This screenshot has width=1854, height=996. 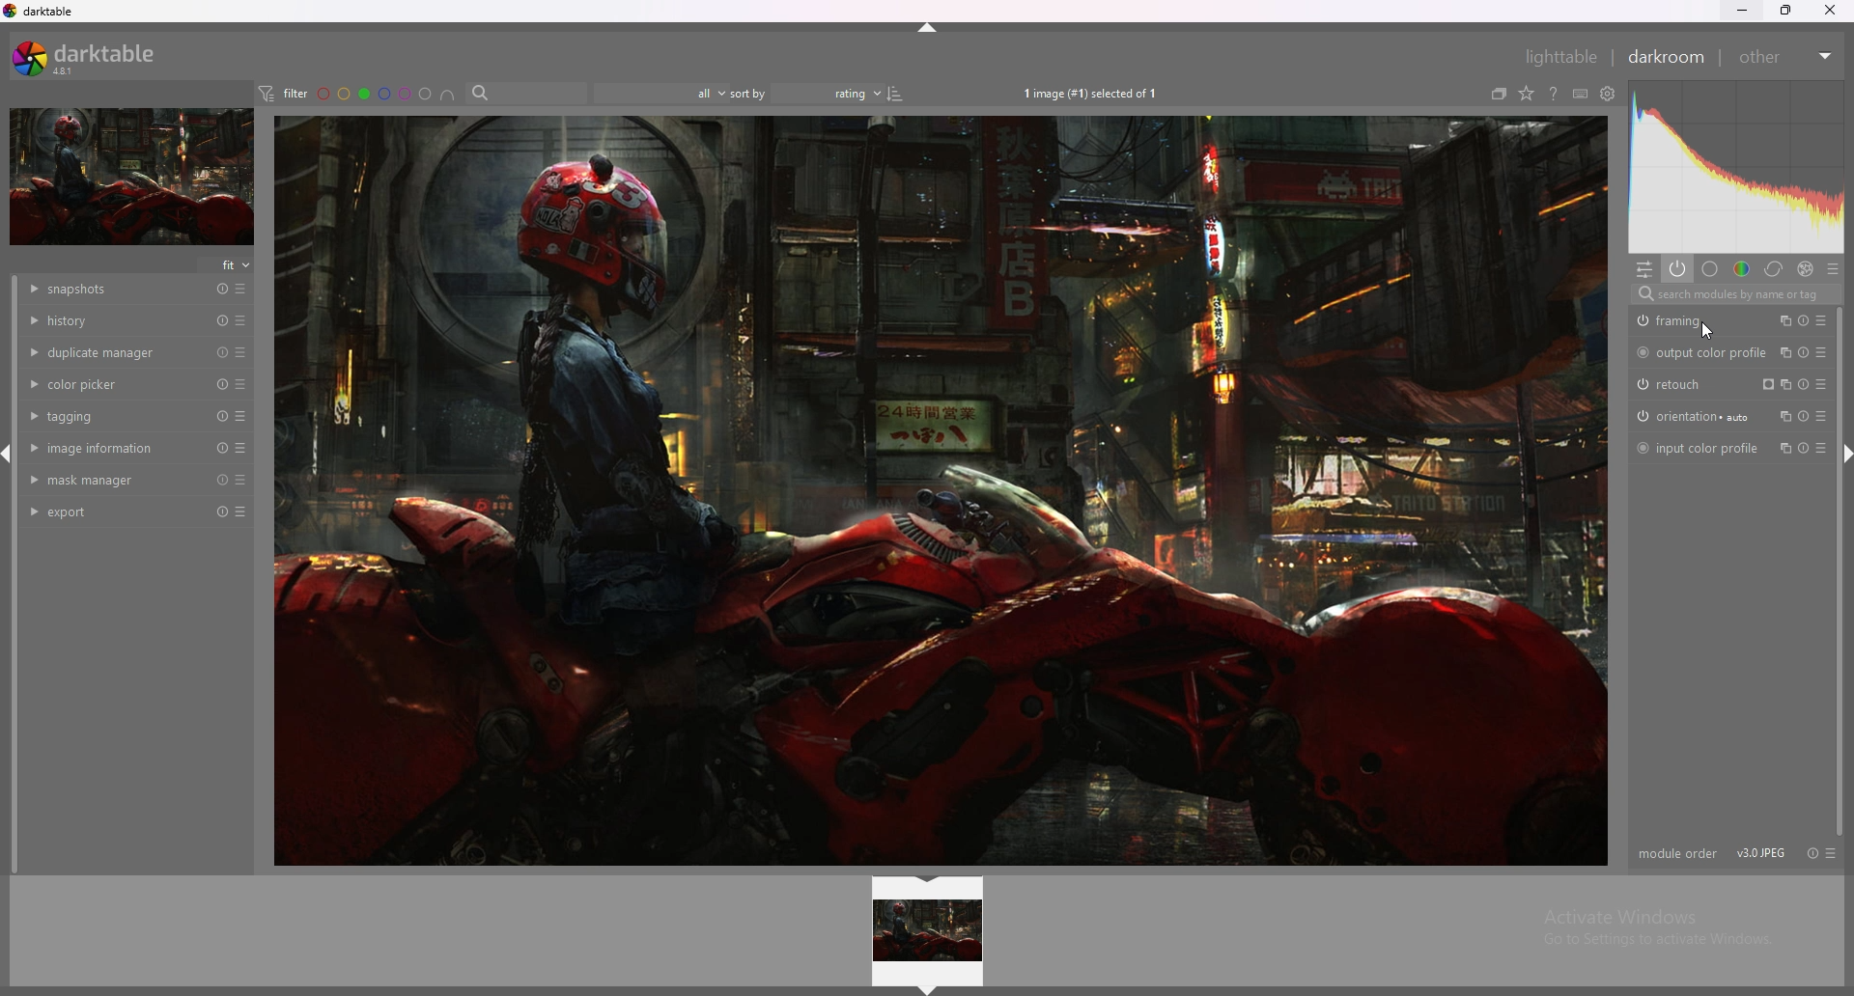 I want to click on input color profile, so click(x=1698, y=447).